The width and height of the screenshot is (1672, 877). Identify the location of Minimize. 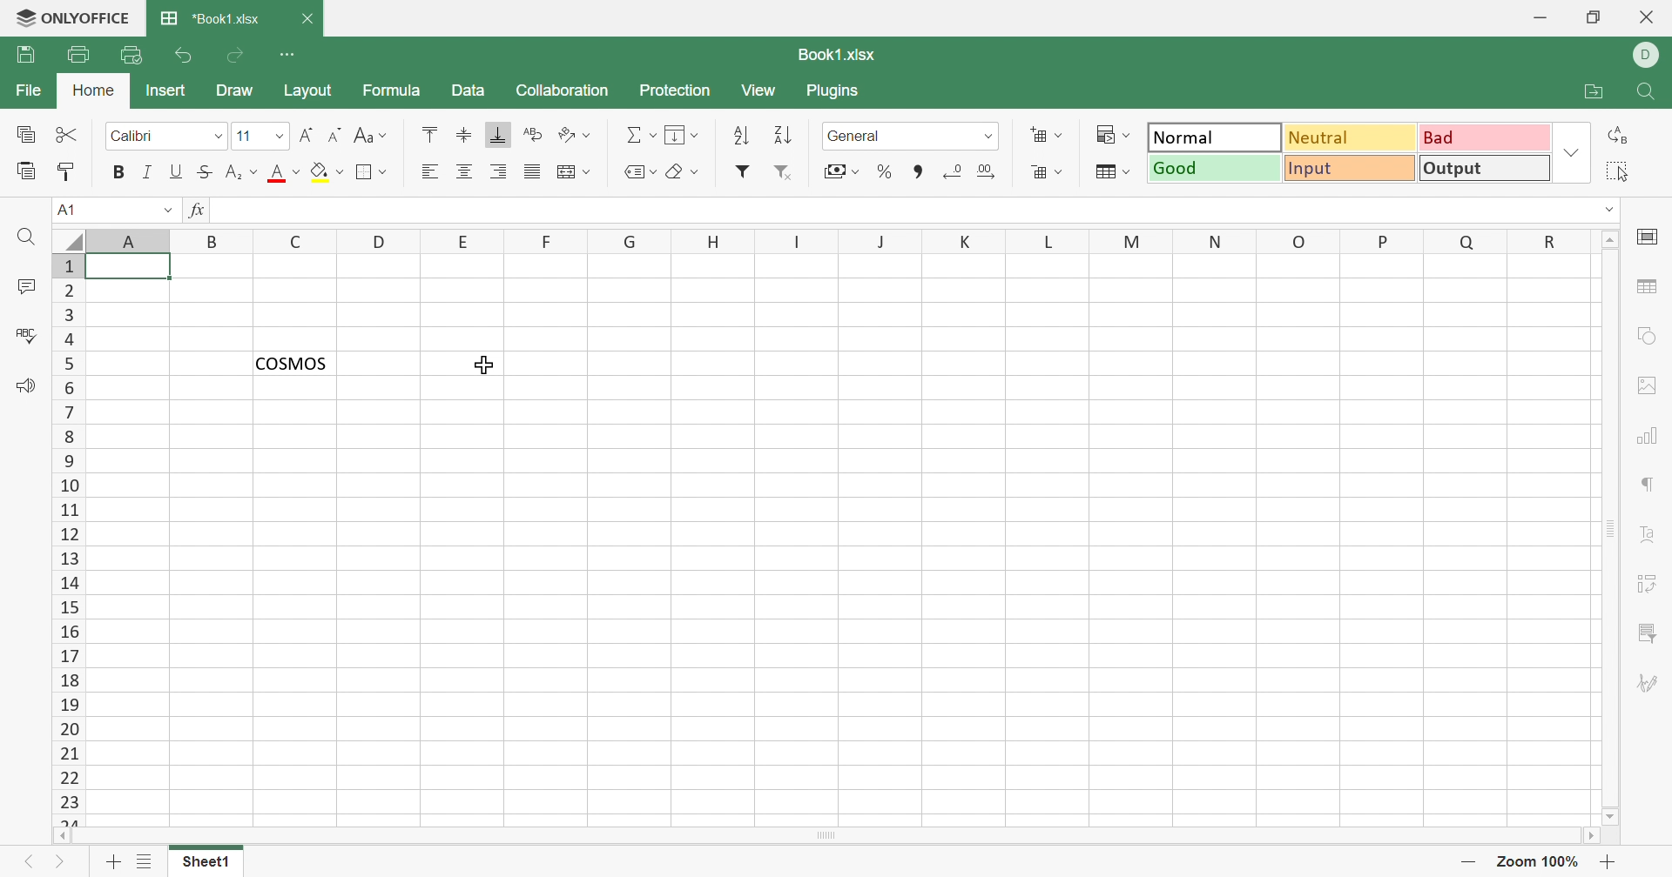
(1540, 18).